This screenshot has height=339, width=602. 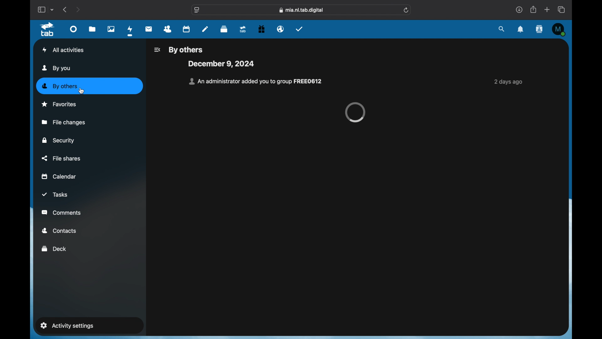 I want to click on all activities, so click(x=63, y=50).